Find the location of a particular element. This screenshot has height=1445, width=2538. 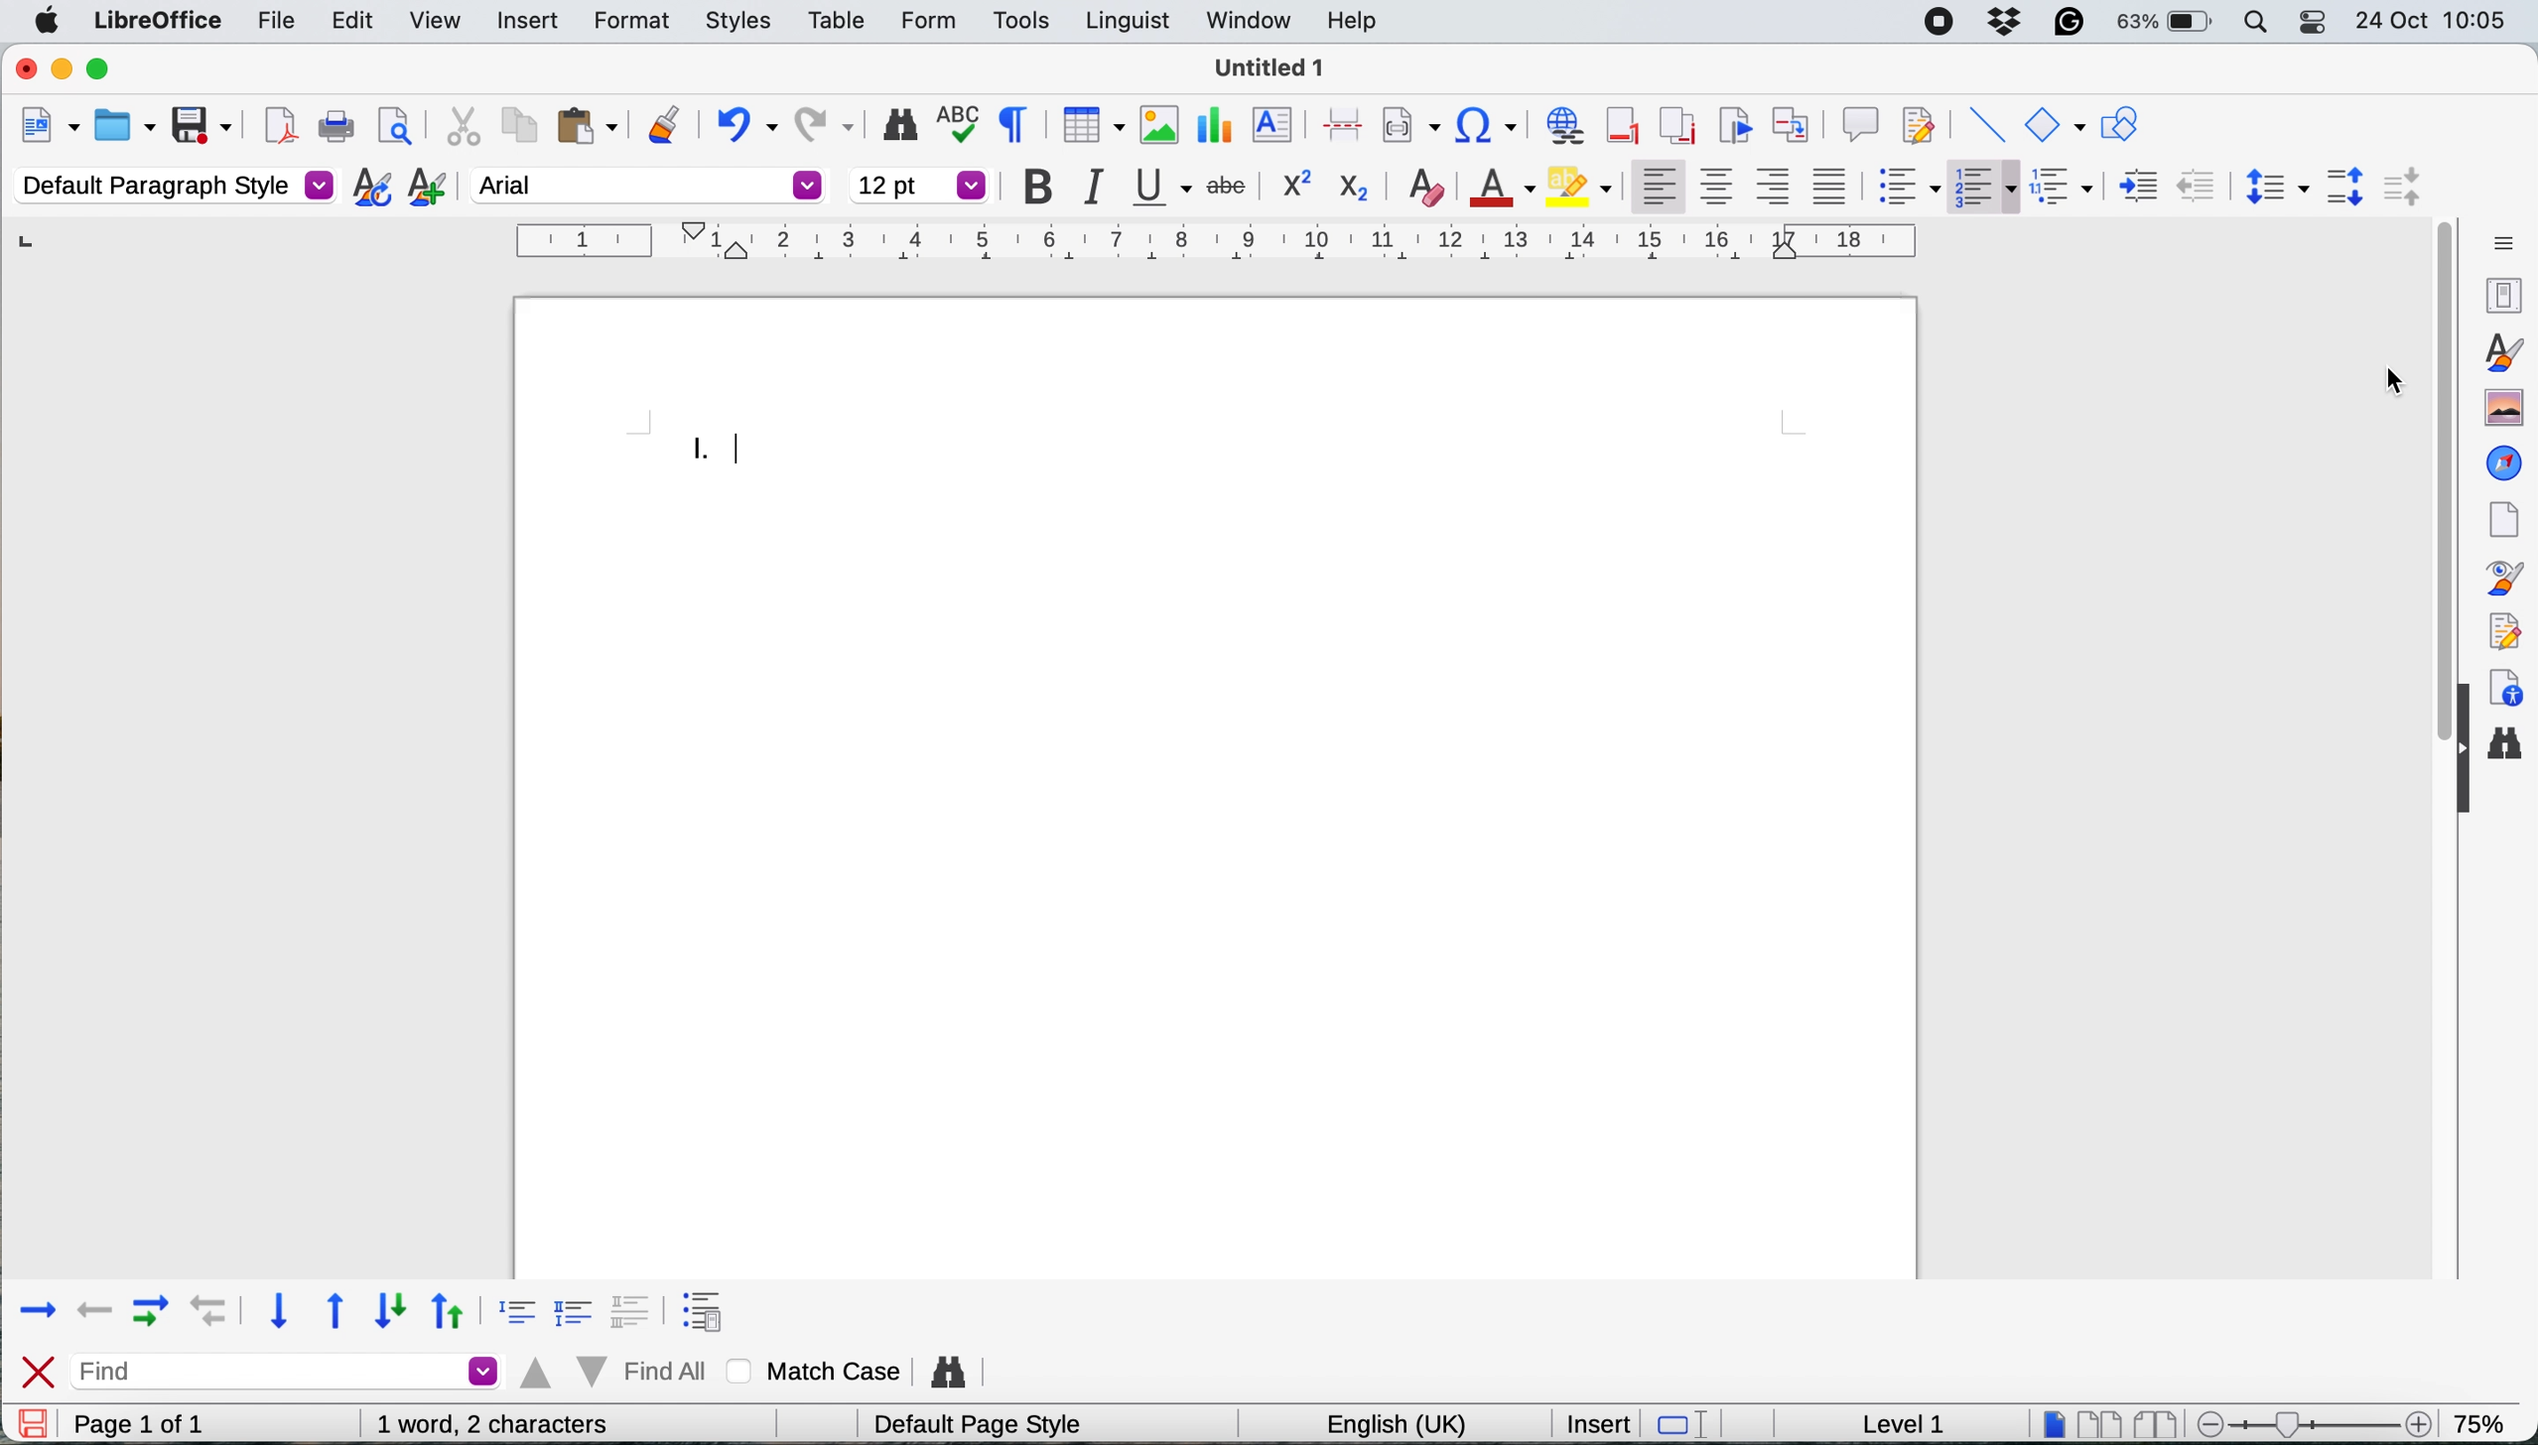

close is located at coordinates (23, 69).